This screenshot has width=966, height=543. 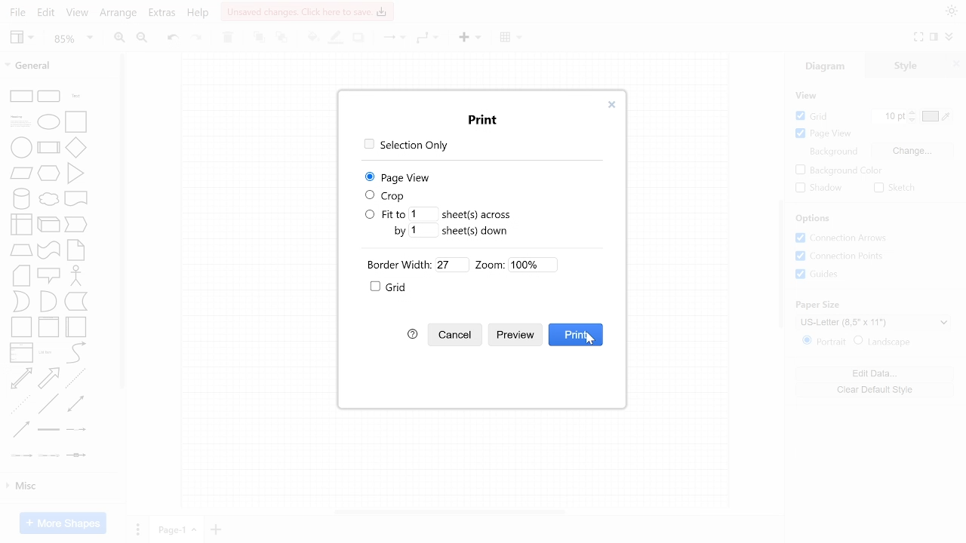 I want to click on Arrange, so click(x=119, y=14).